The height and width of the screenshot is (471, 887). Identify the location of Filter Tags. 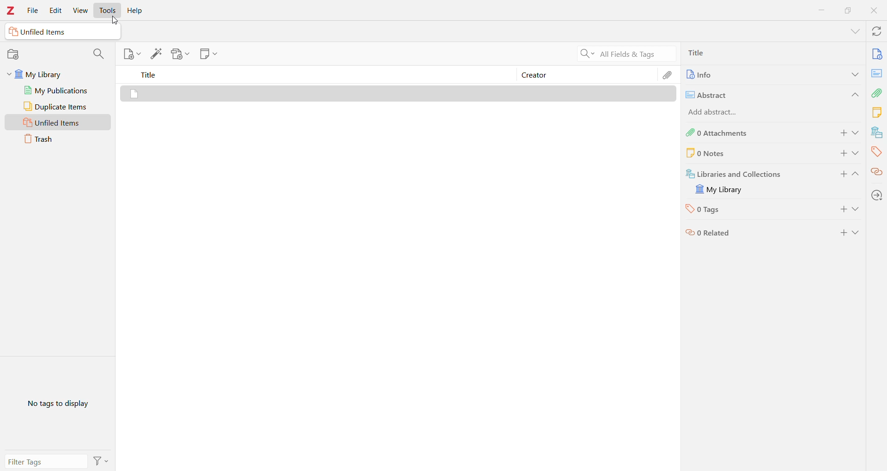
(46, 462).